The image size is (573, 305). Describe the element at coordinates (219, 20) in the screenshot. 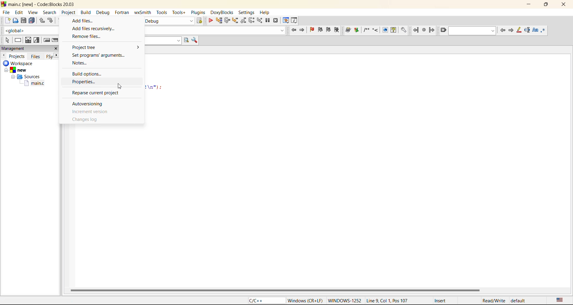

I see `run to cursor` at that location.